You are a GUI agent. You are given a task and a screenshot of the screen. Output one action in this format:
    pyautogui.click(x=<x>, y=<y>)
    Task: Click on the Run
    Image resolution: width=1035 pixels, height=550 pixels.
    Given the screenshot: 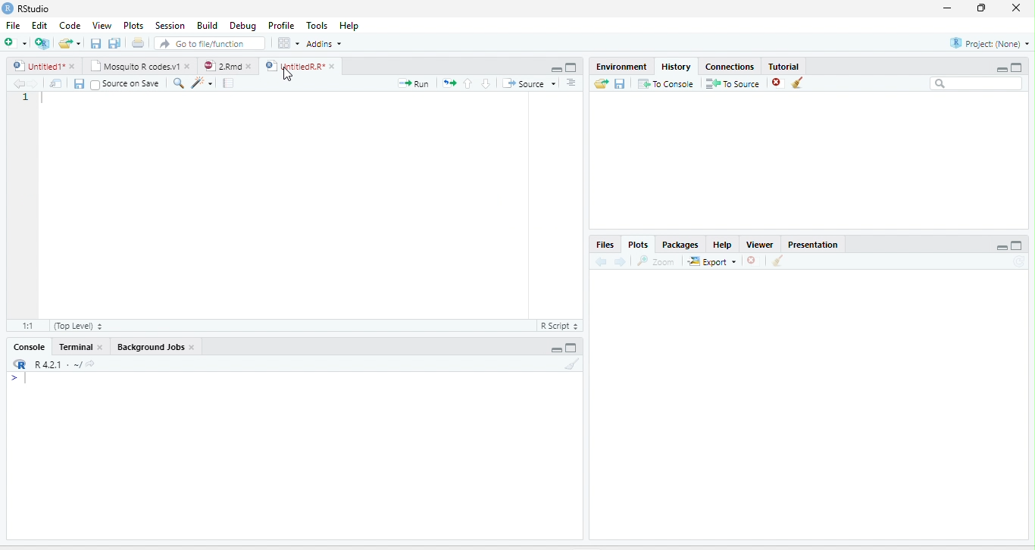 What is the action you would take?
    pyautogui.click(x=414, y=83)
    